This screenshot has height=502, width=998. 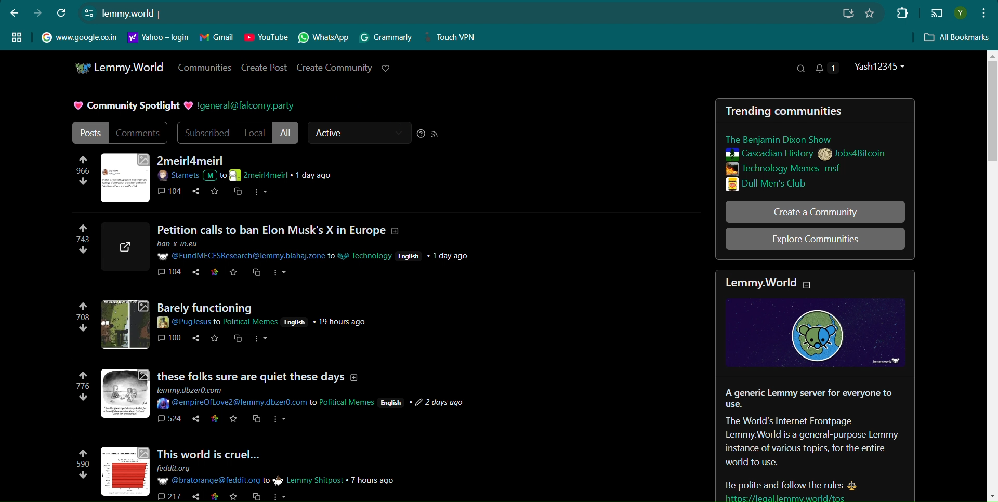 I want to click on copy, so click(x=238, y=342).